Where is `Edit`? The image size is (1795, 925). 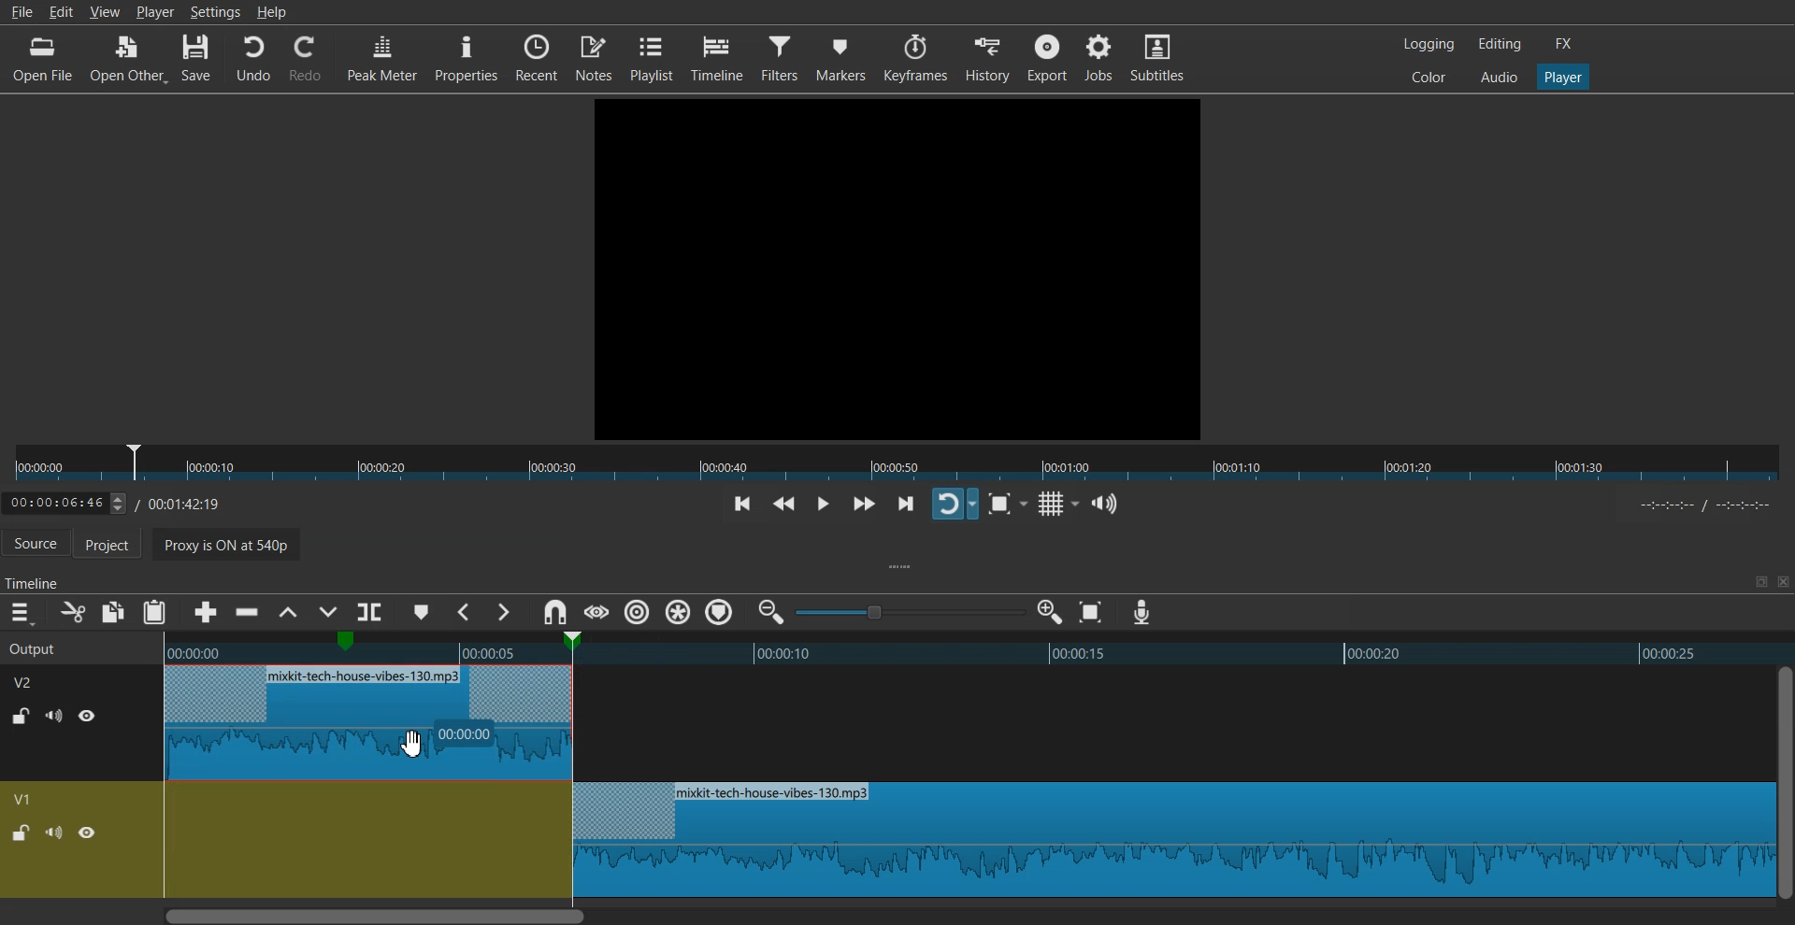
Edit is located at coordinates (65, 12).